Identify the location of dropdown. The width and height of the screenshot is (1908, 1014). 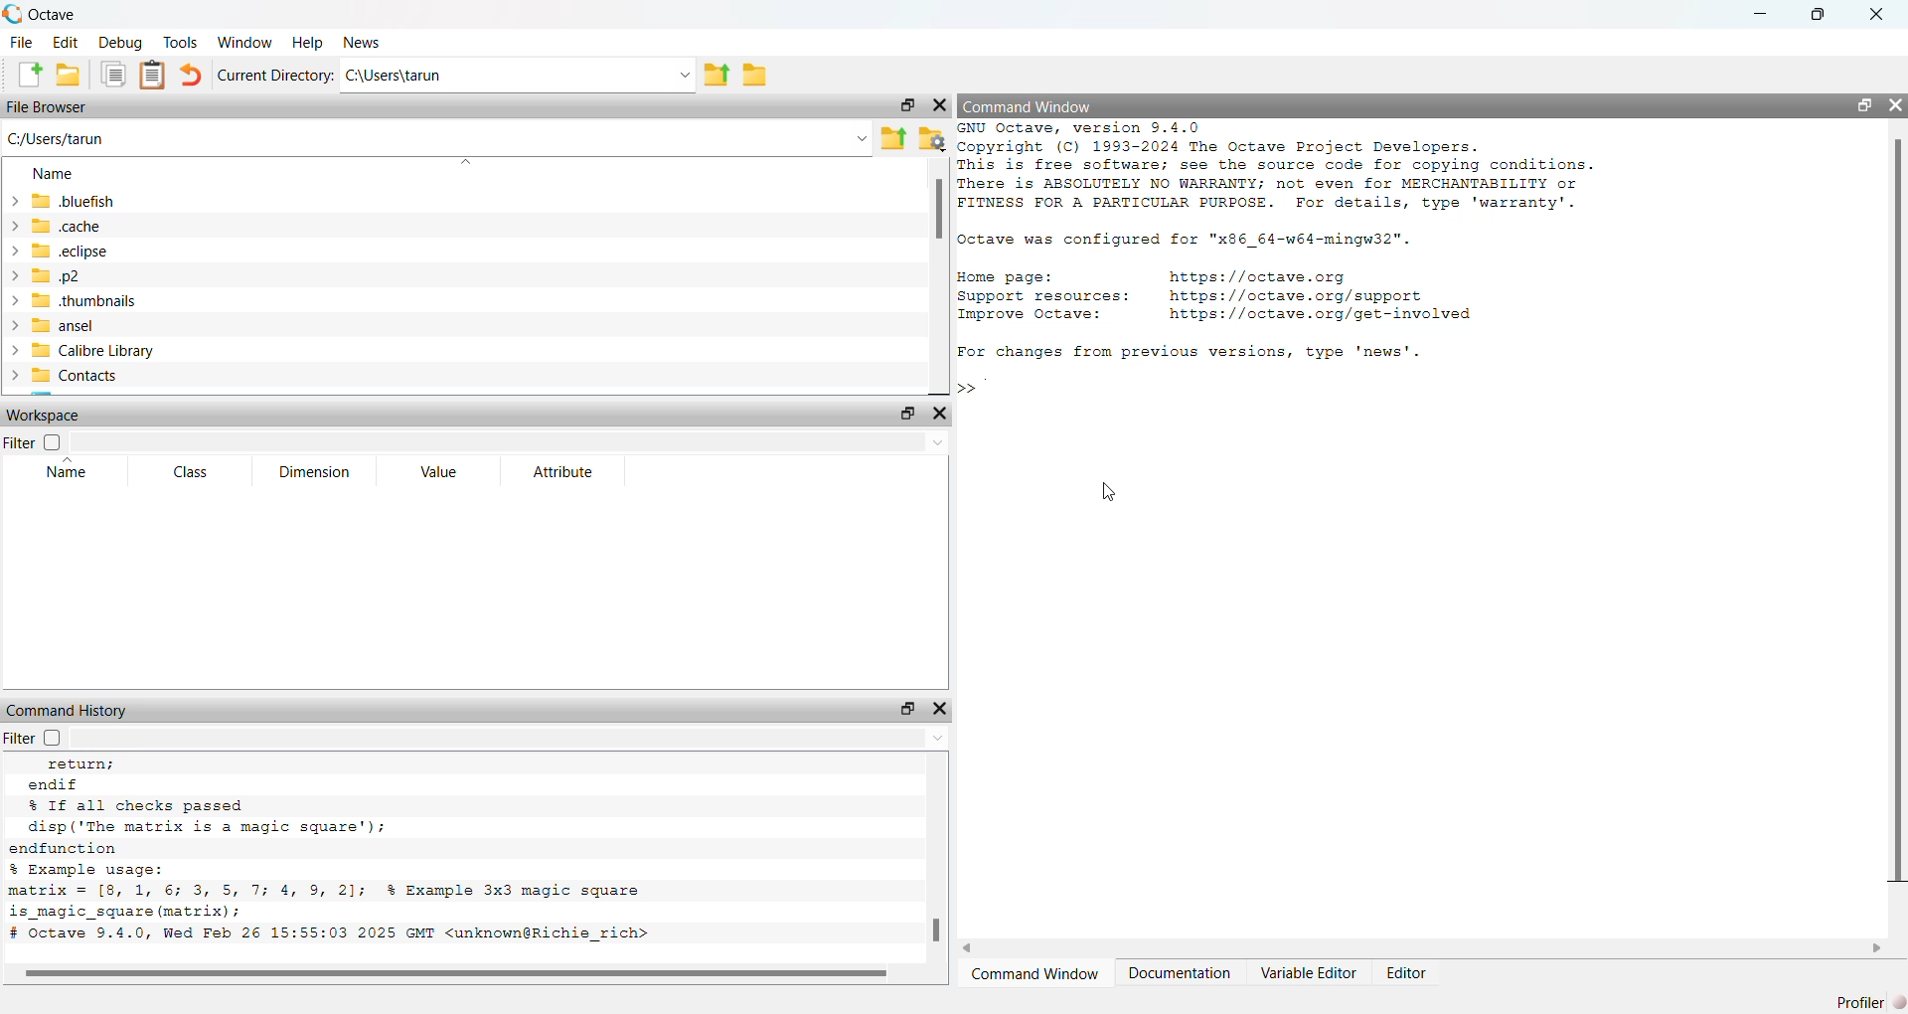
(936, 442).